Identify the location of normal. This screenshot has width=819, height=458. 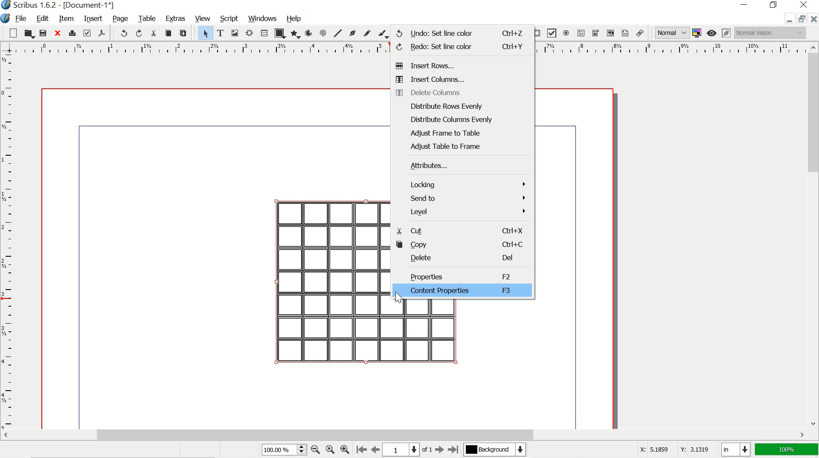
(669, 32).